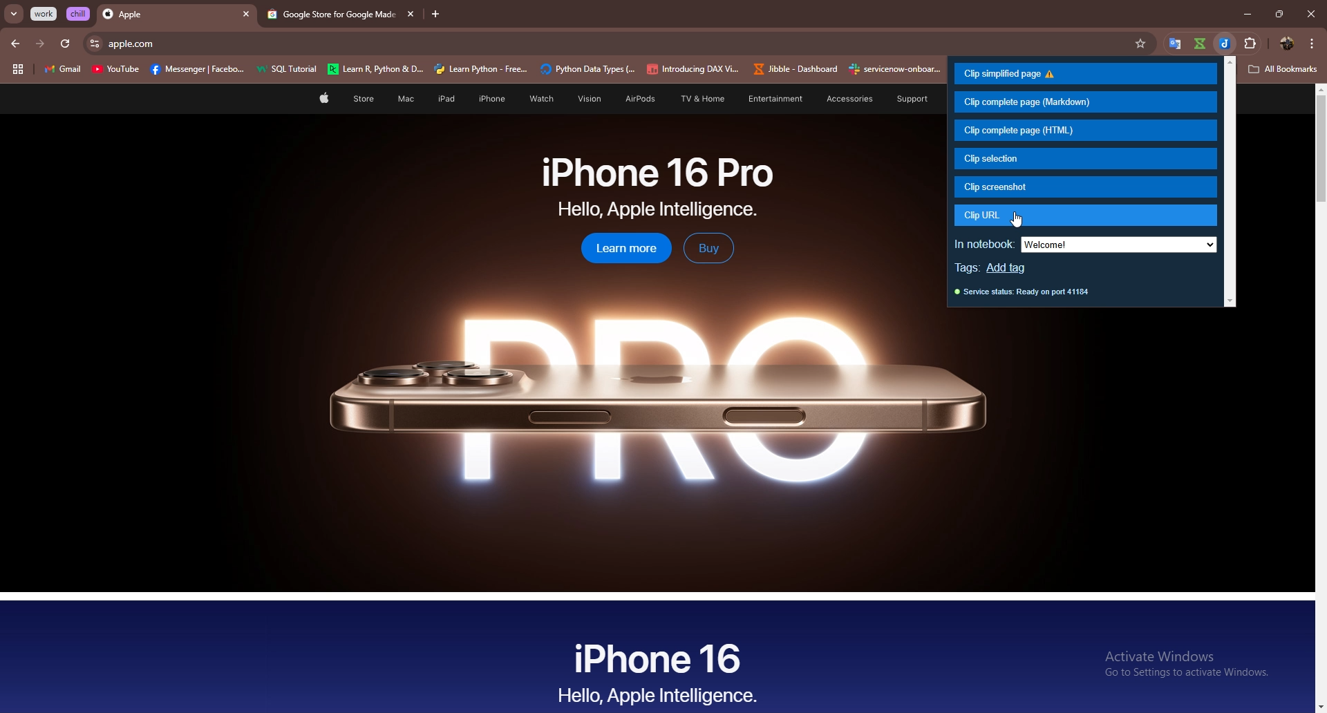  Describe the element at coordinates (376, 70) in the screenshot. I see `Learn R &Pytho` at that location.